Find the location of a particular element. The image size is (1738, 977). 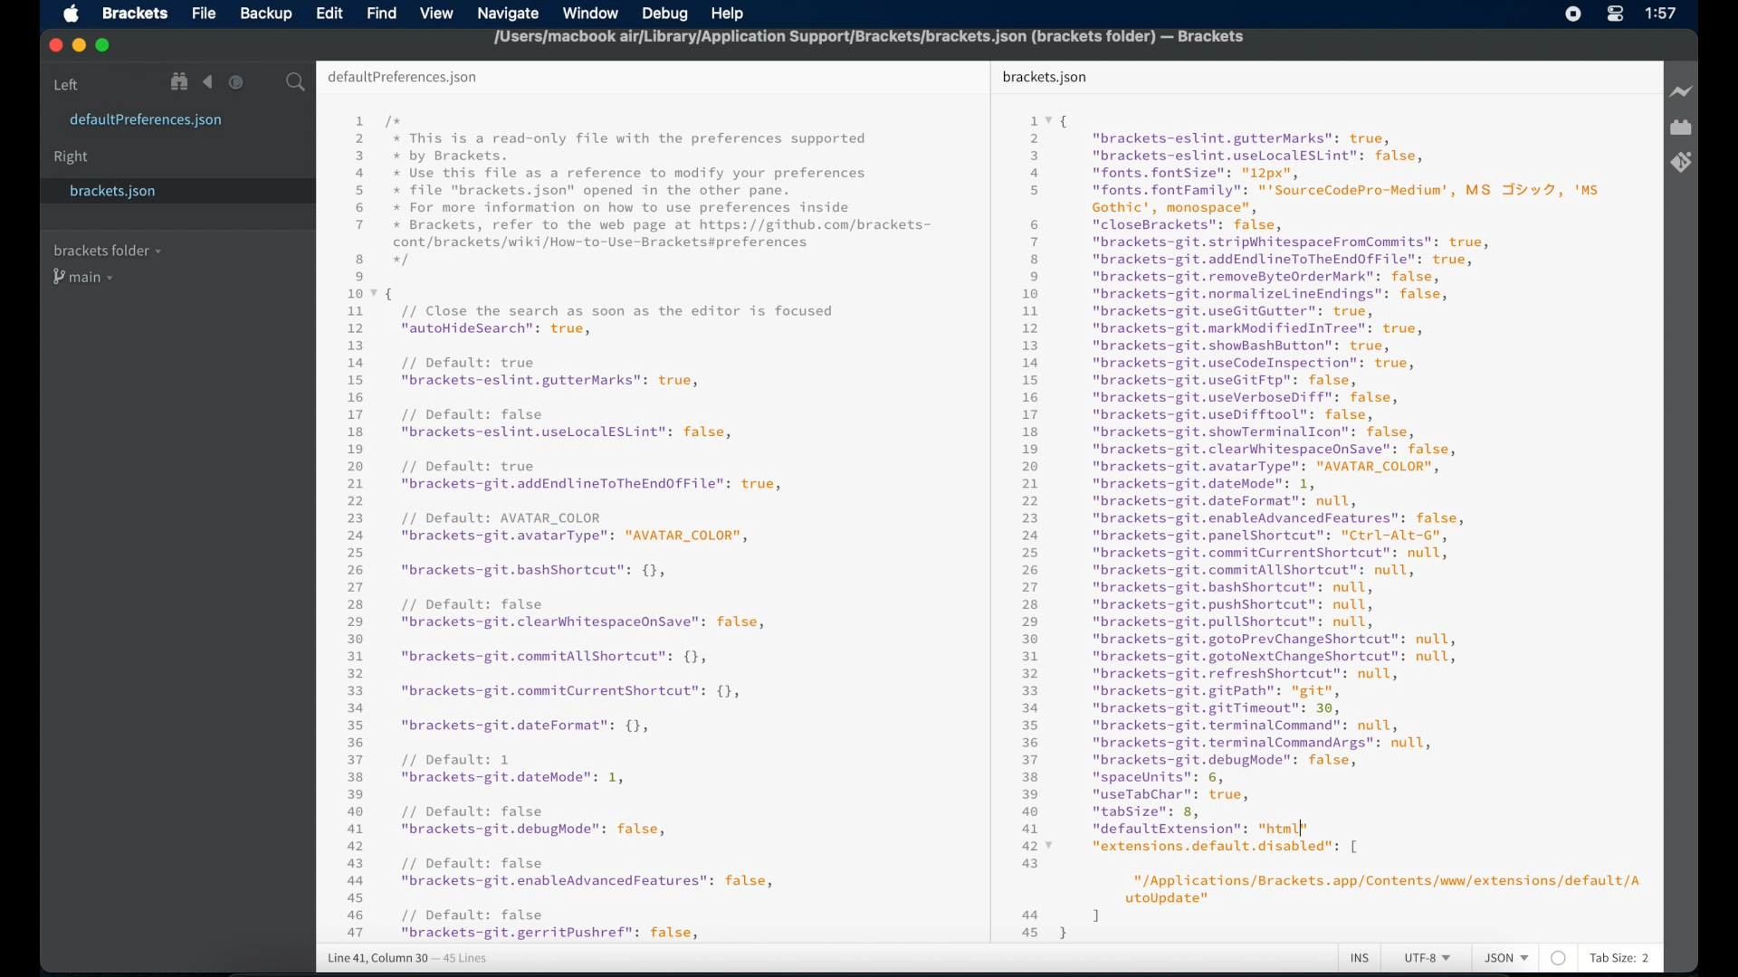

find is located at coordinates (382, 13).